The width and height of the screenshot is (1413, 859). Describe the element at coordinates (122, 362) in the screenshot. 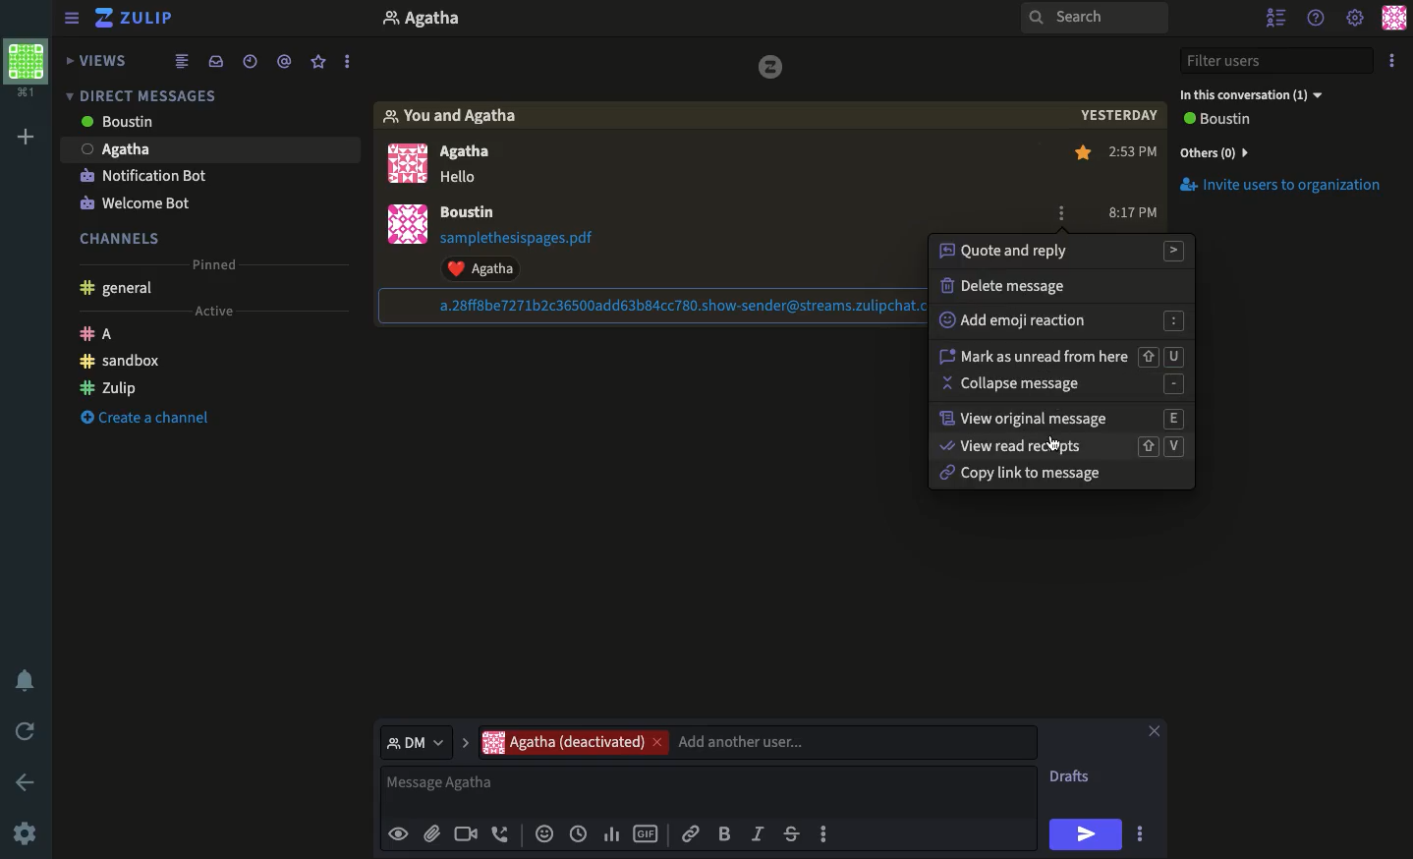

I see `Sandbox` at that location.